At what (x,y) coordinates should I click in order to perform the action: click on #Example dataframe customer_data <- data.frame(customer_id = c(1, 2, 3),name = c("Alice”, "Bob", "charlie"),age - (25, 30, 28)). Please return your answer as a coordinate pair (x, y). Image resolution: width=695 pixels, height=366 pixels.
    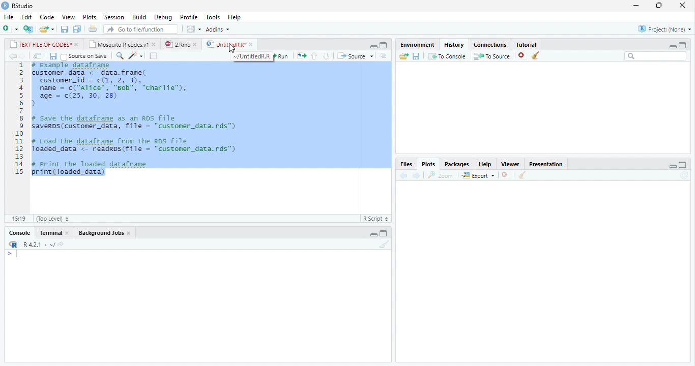
    Looking at the image, I should click on (113, 85).